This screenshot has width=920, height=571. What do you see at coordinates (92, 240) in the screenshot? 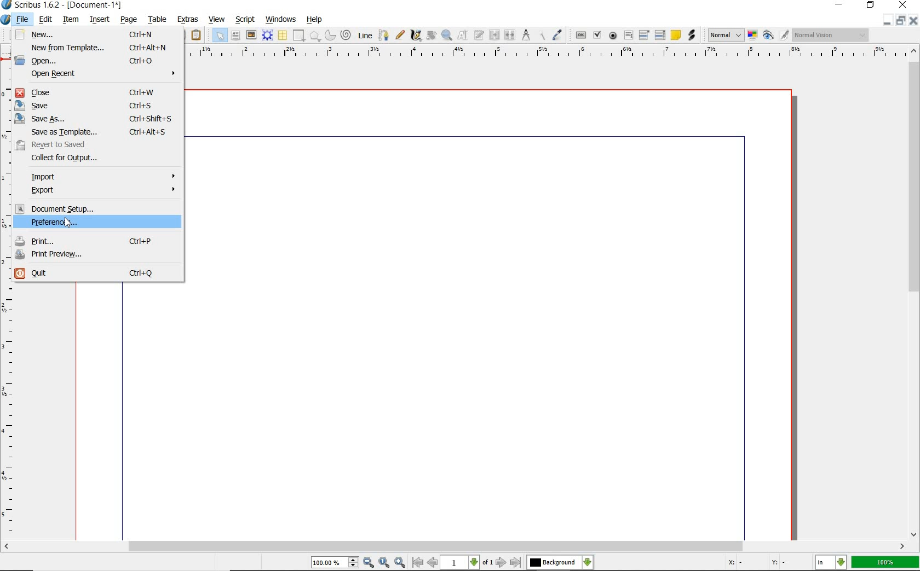
I see `PRINT` at bounding box center [92, 240].